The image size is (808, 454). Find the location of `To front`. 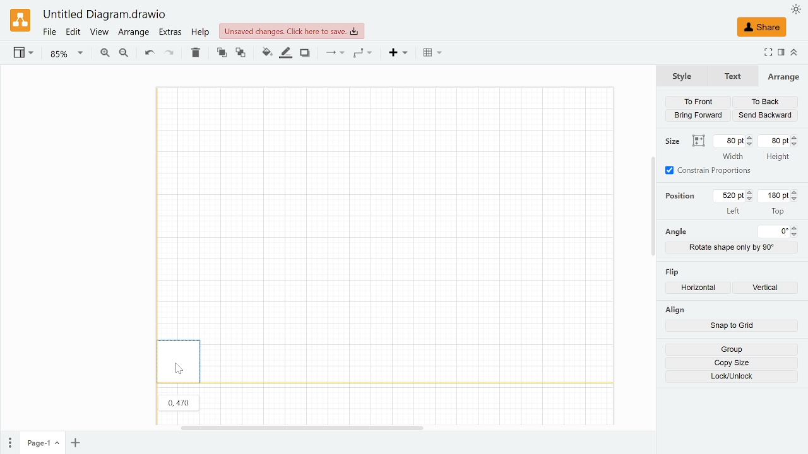

To front is located at coordinates (698, 102).